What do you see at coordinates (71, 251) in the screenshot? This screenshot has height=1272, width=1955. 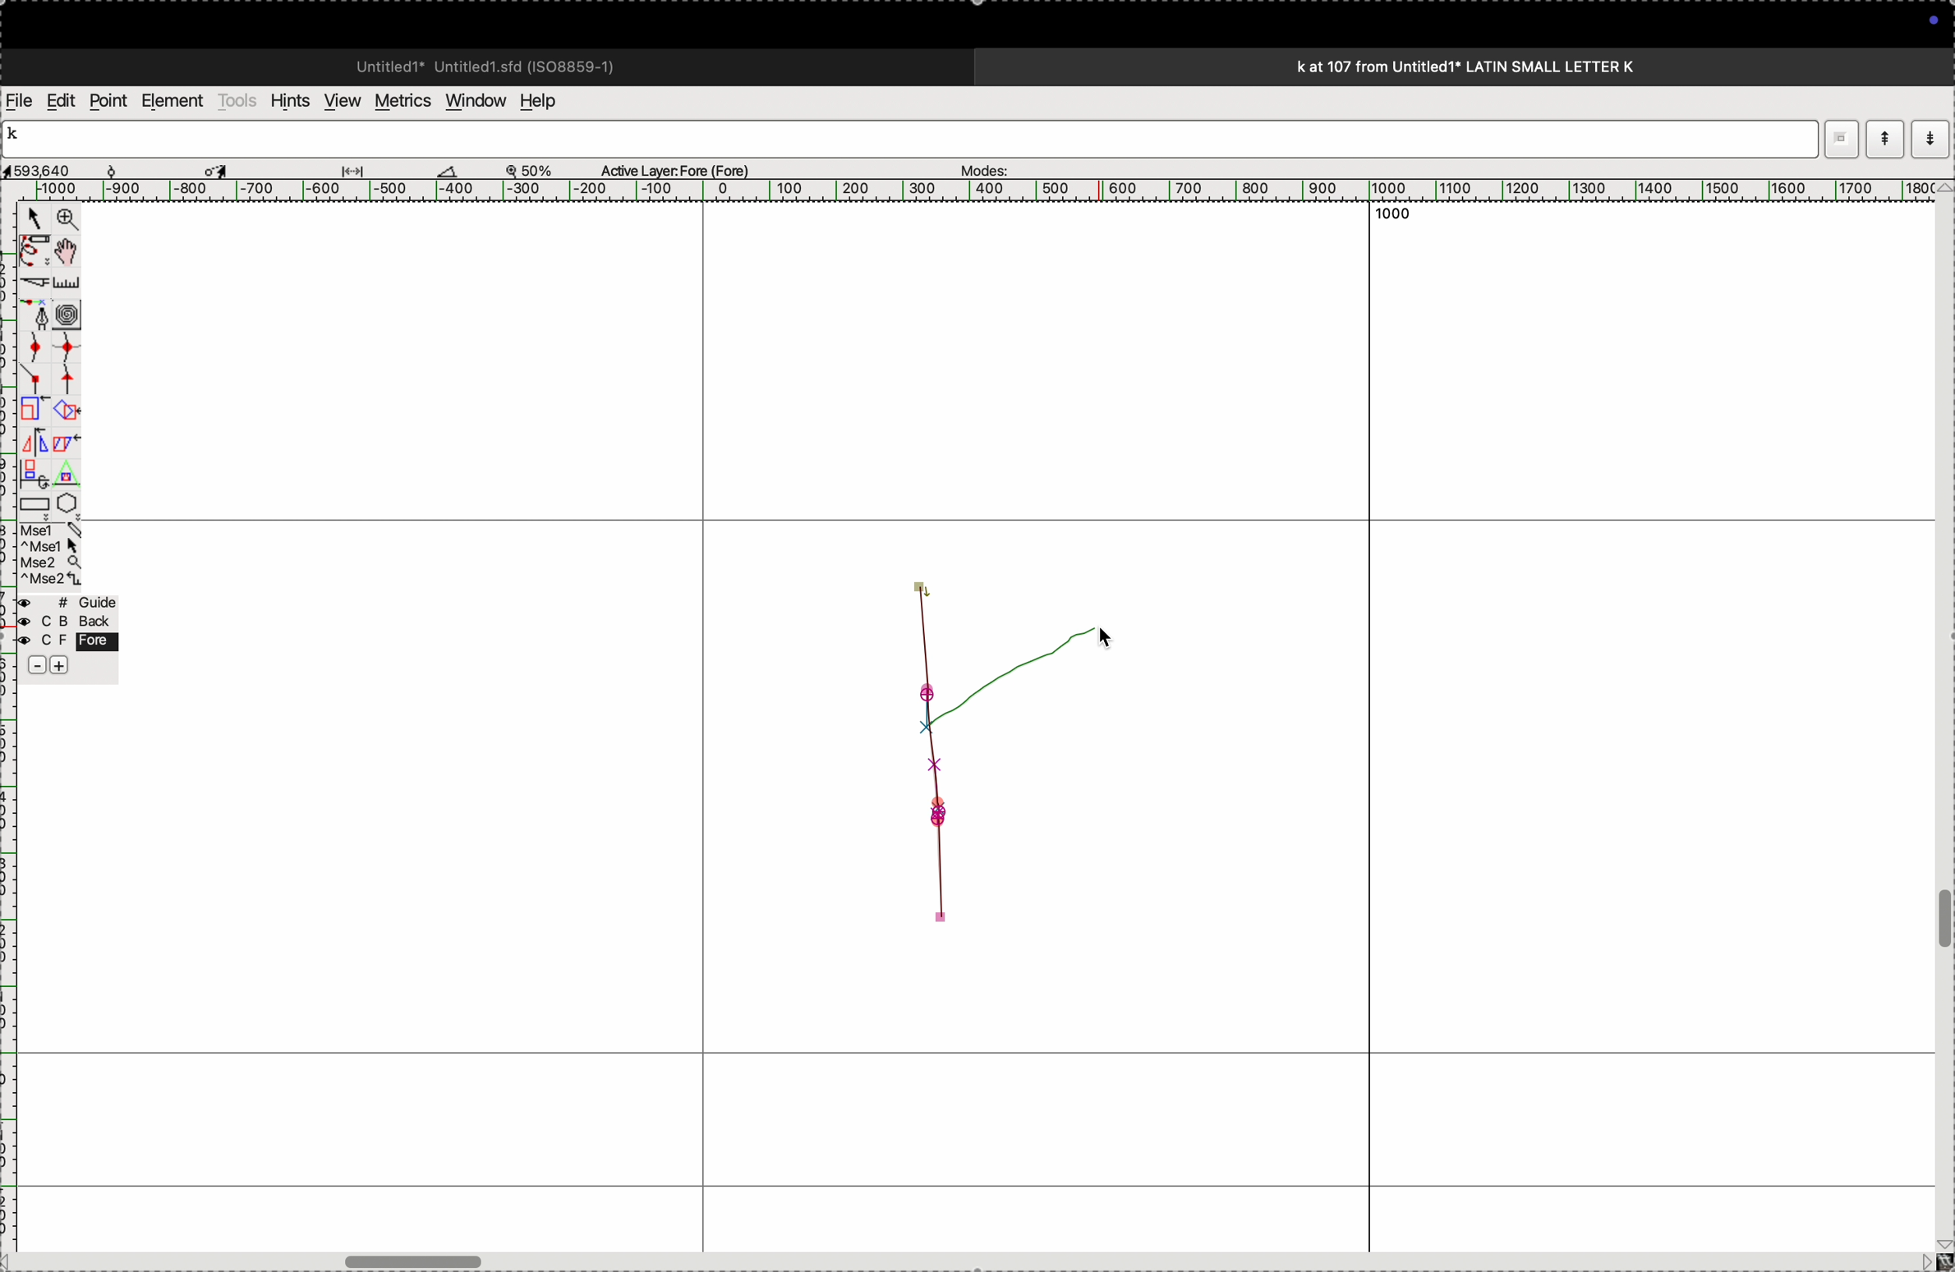 I see `toggle` at bounding box center [71, 251].